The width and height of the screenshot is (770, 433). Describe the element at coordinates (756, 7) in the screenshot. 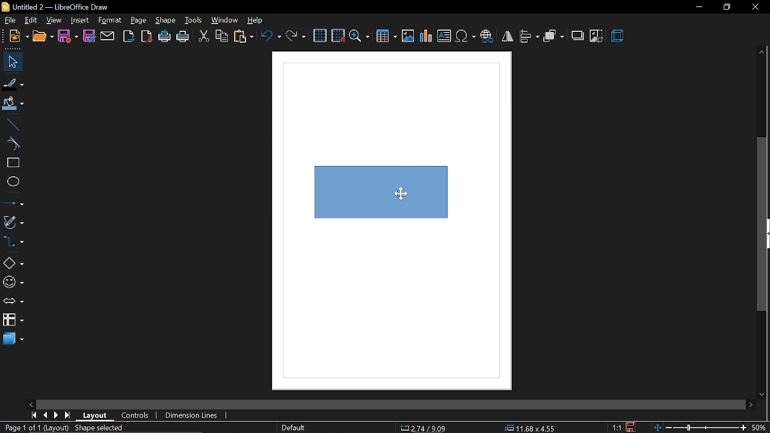

I see `close` at that location.